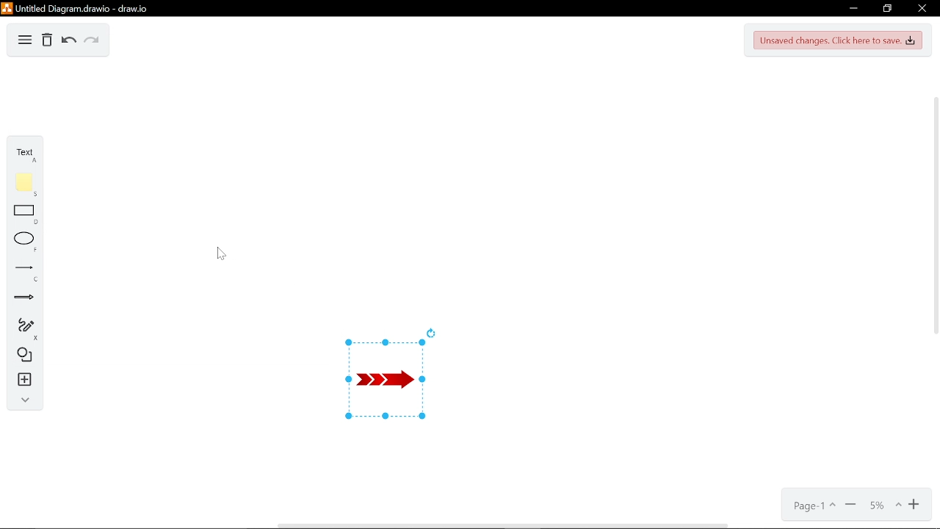 Image resolution: width=940 pixels, height=529 pixels. Describe the element at coordinates (20, 242) in the screenshot. I see `Ellipse` at that location.